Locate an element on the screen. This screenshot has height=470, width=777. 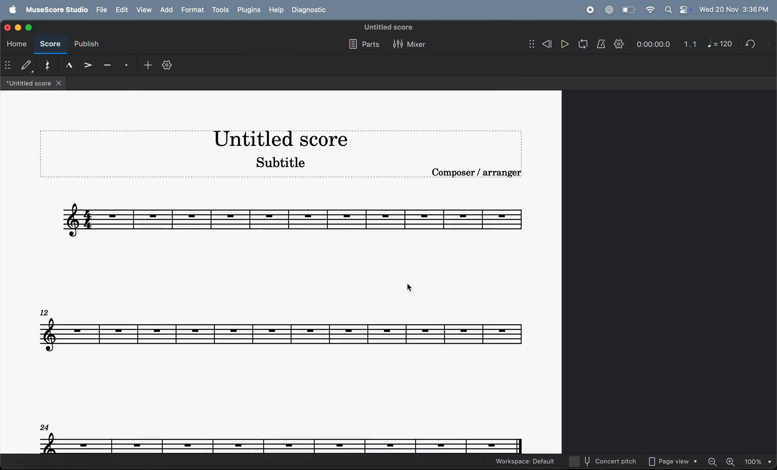
file is located at coordinates (100, 10).